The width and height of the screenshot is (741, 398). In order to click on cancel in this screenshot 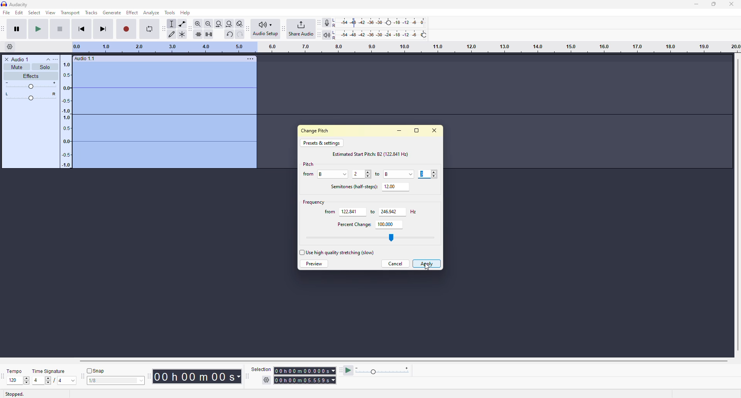, I will do `click(395, 263)`.